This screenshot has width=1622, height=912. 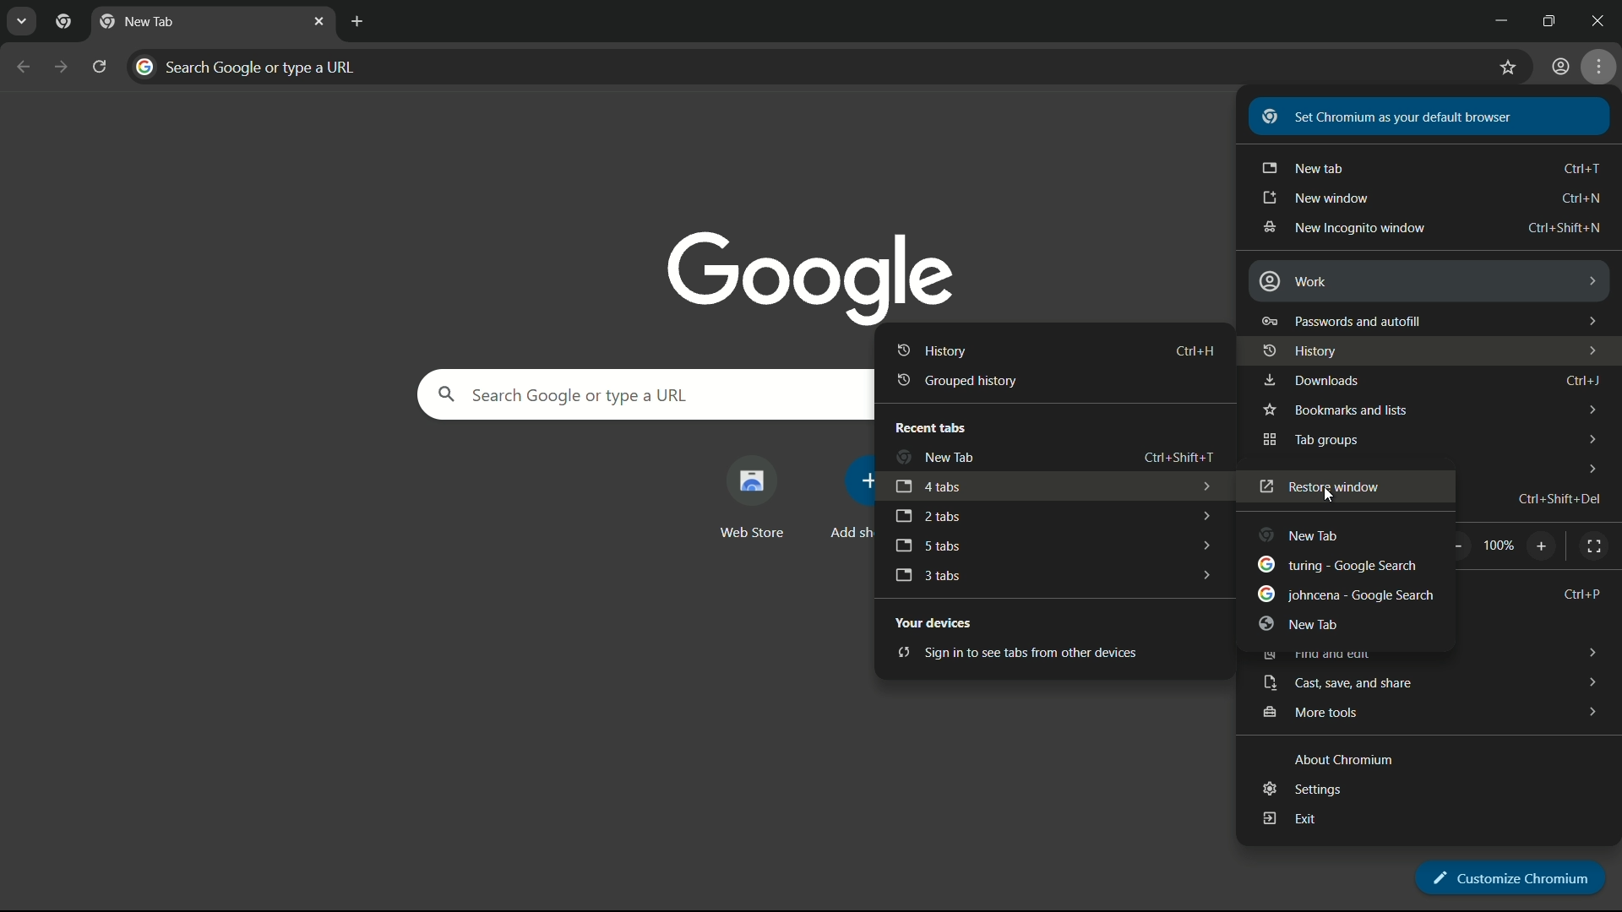 What do you see at coordinates (640, 394) in the screenshot?
I see `search google or type a url` at bounding box center [640, 394].